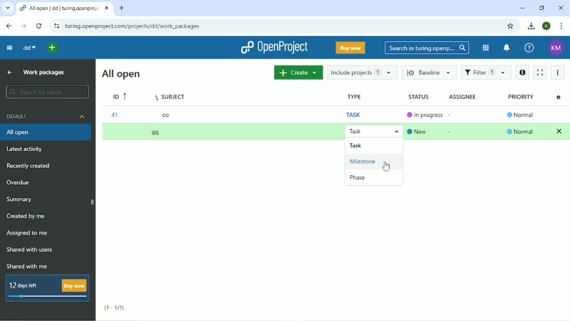  Describe the element at coordinates (561, 7) in the screenshot. I see `Close` at that location.